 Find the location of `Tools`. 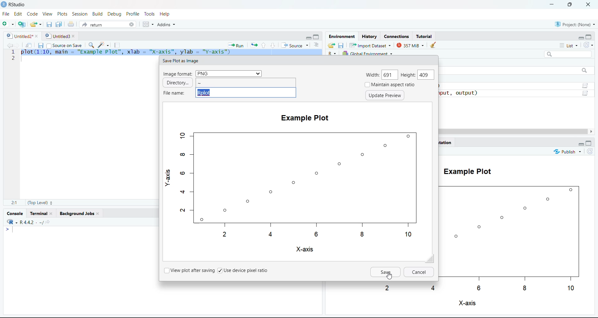

Tools is located at coordinates (150, 14).